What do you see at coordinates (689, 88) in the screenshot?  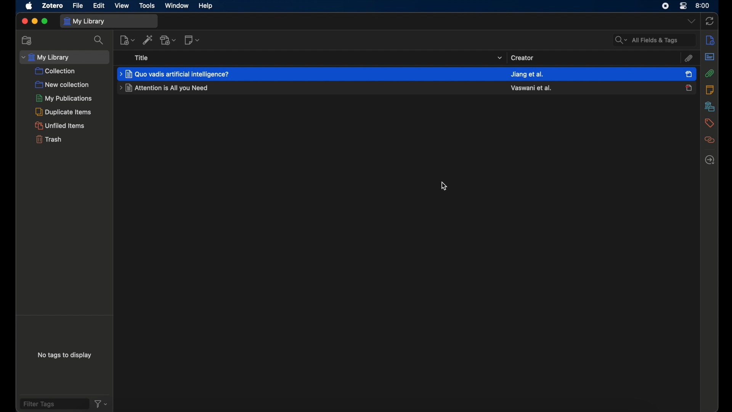 I see `item unselected` at bounding box center [689, 88].